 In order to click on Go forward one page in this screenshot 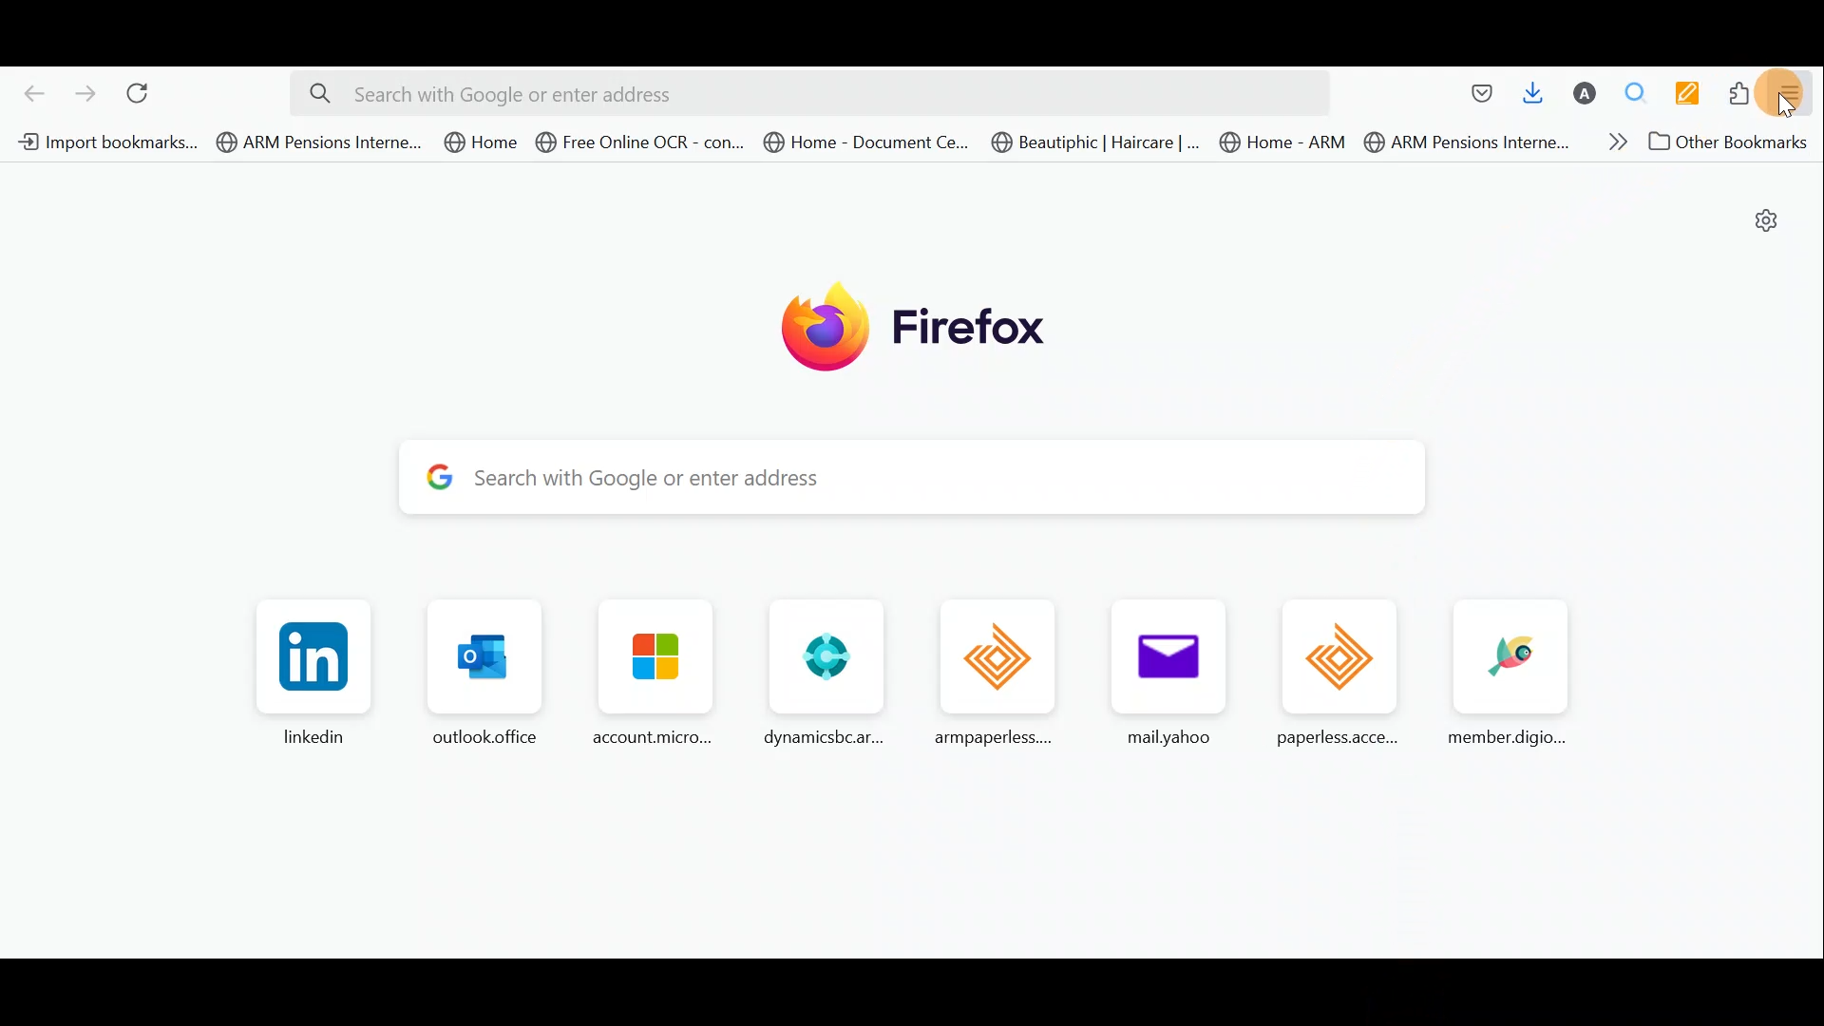, I will do `click(85, 92)`.